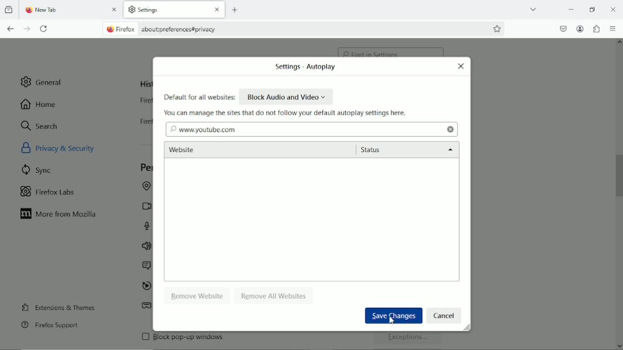 The width and height of the screenshot is (623, 350). I want to click on scroll down, so click(618, 344).